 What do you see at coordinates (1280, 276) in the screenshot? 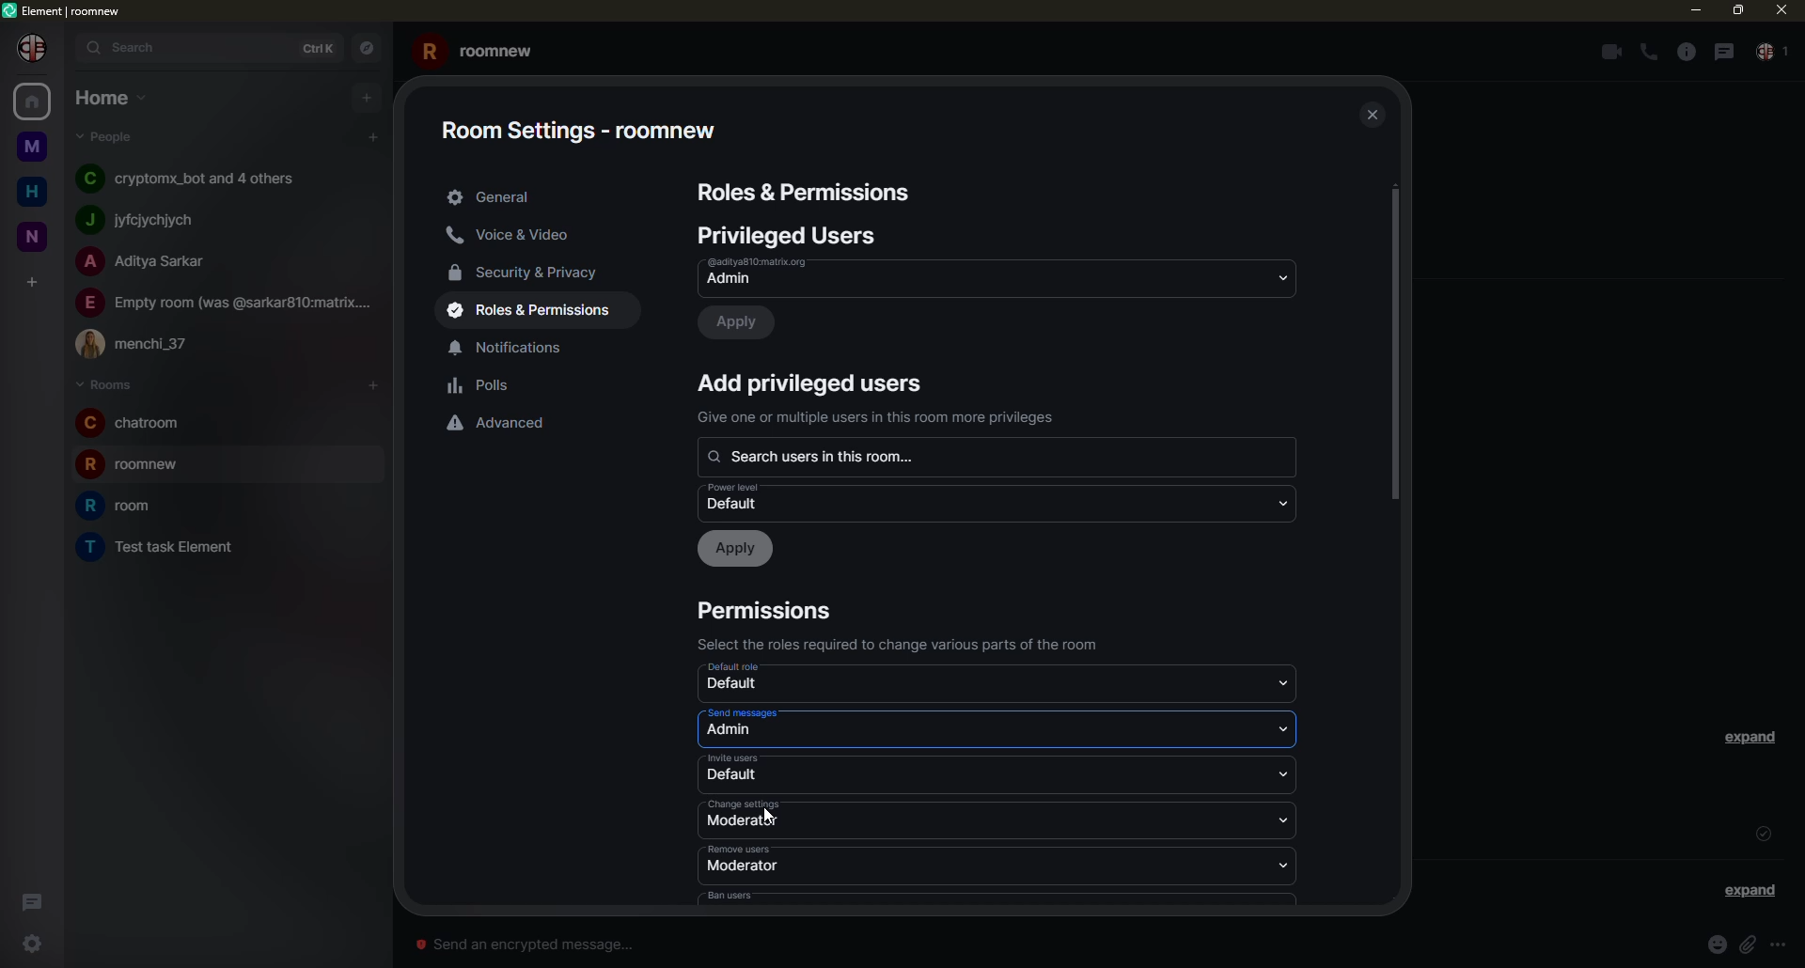
I see `drop` at bounding box center [1280, 276].